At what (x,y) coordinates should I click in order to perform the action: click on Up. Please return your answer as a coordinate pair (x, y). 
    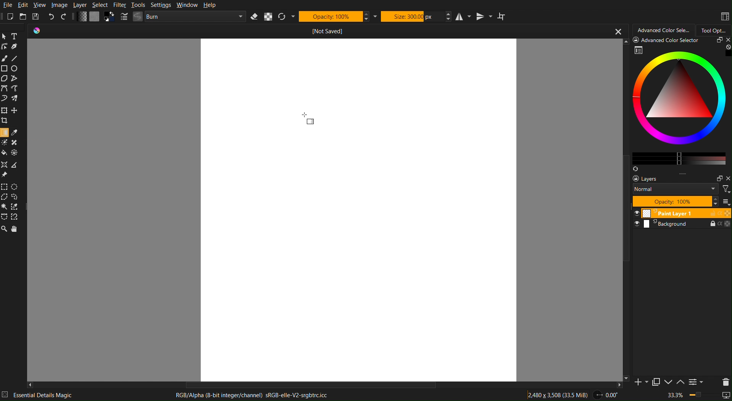
    Looking at the image, I should click on (680, 383).